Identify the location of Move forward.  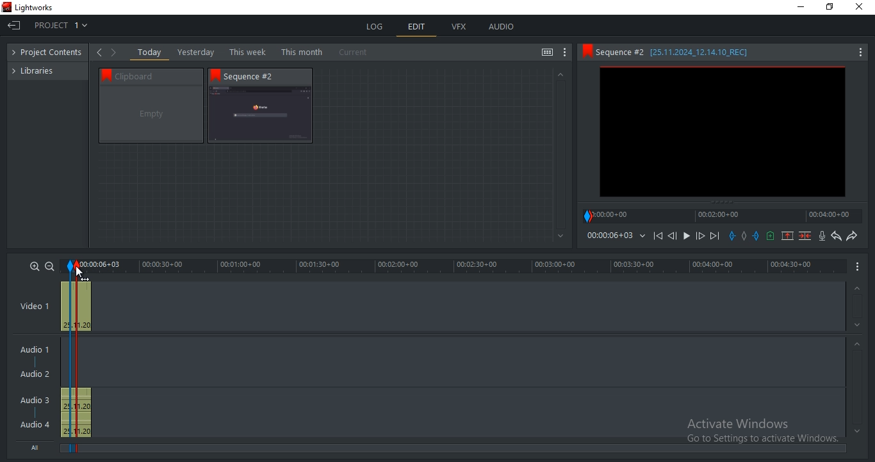
(714, 236).